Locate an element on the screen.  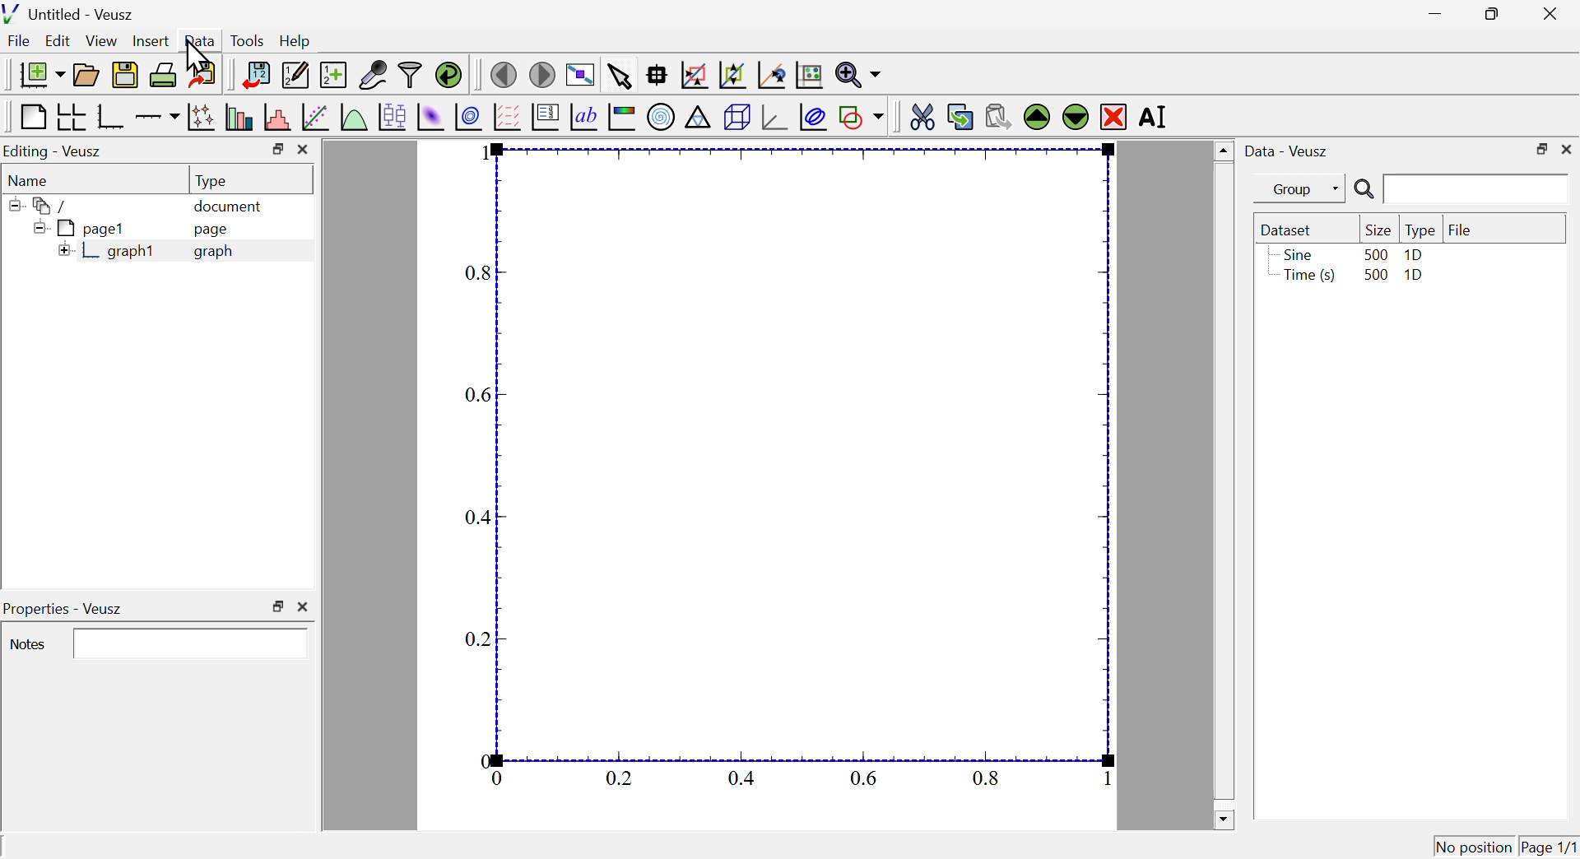
plot a function is located at coordinates (353, 117).